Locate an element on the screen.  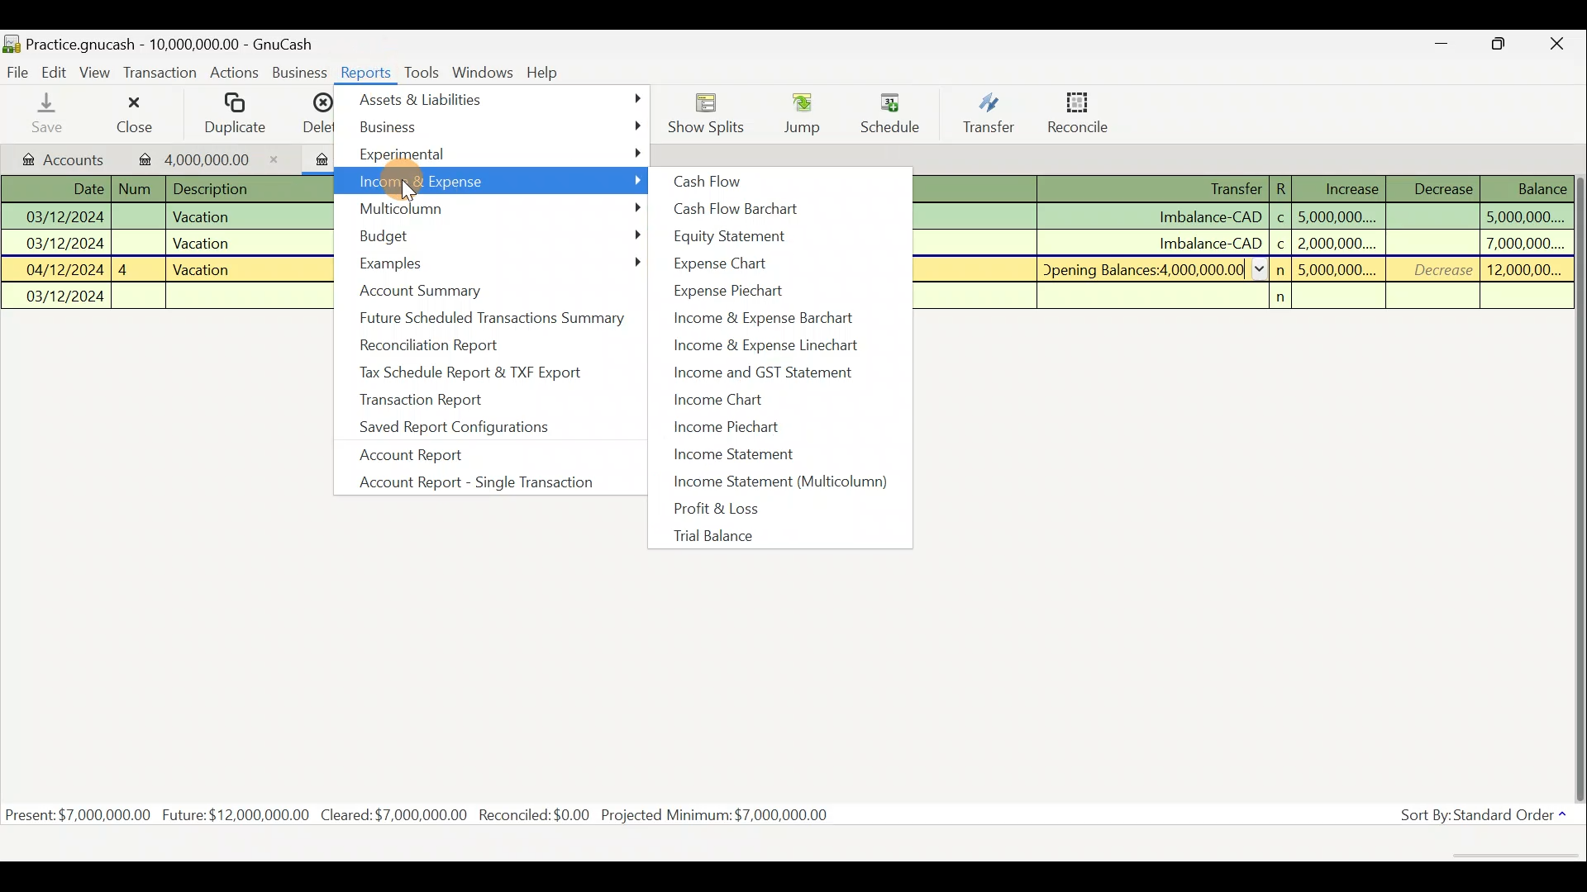
Trial balance is located at coordinates (757, 535).